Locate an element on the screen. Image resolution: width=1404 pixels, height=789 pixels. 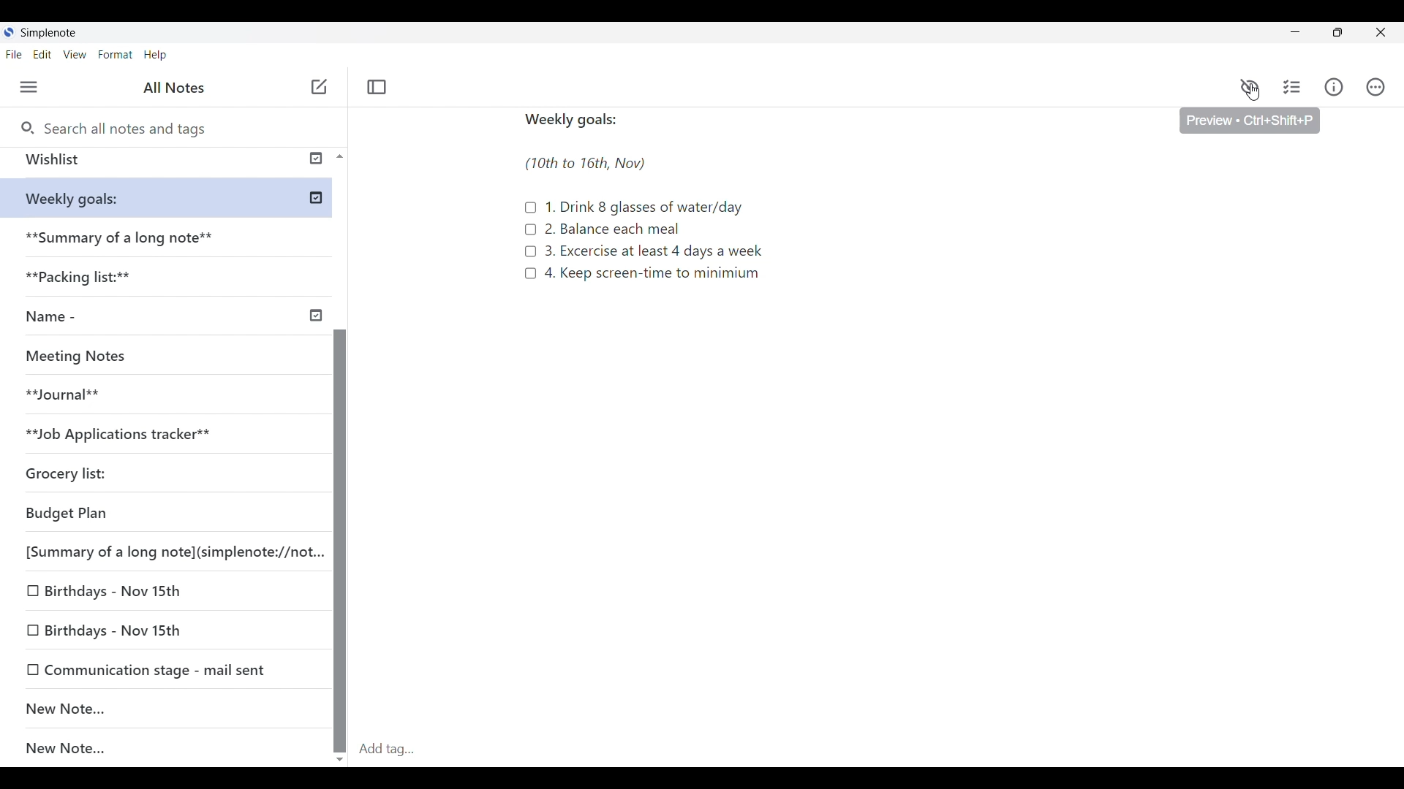
View is located at coordinates (77, 56).